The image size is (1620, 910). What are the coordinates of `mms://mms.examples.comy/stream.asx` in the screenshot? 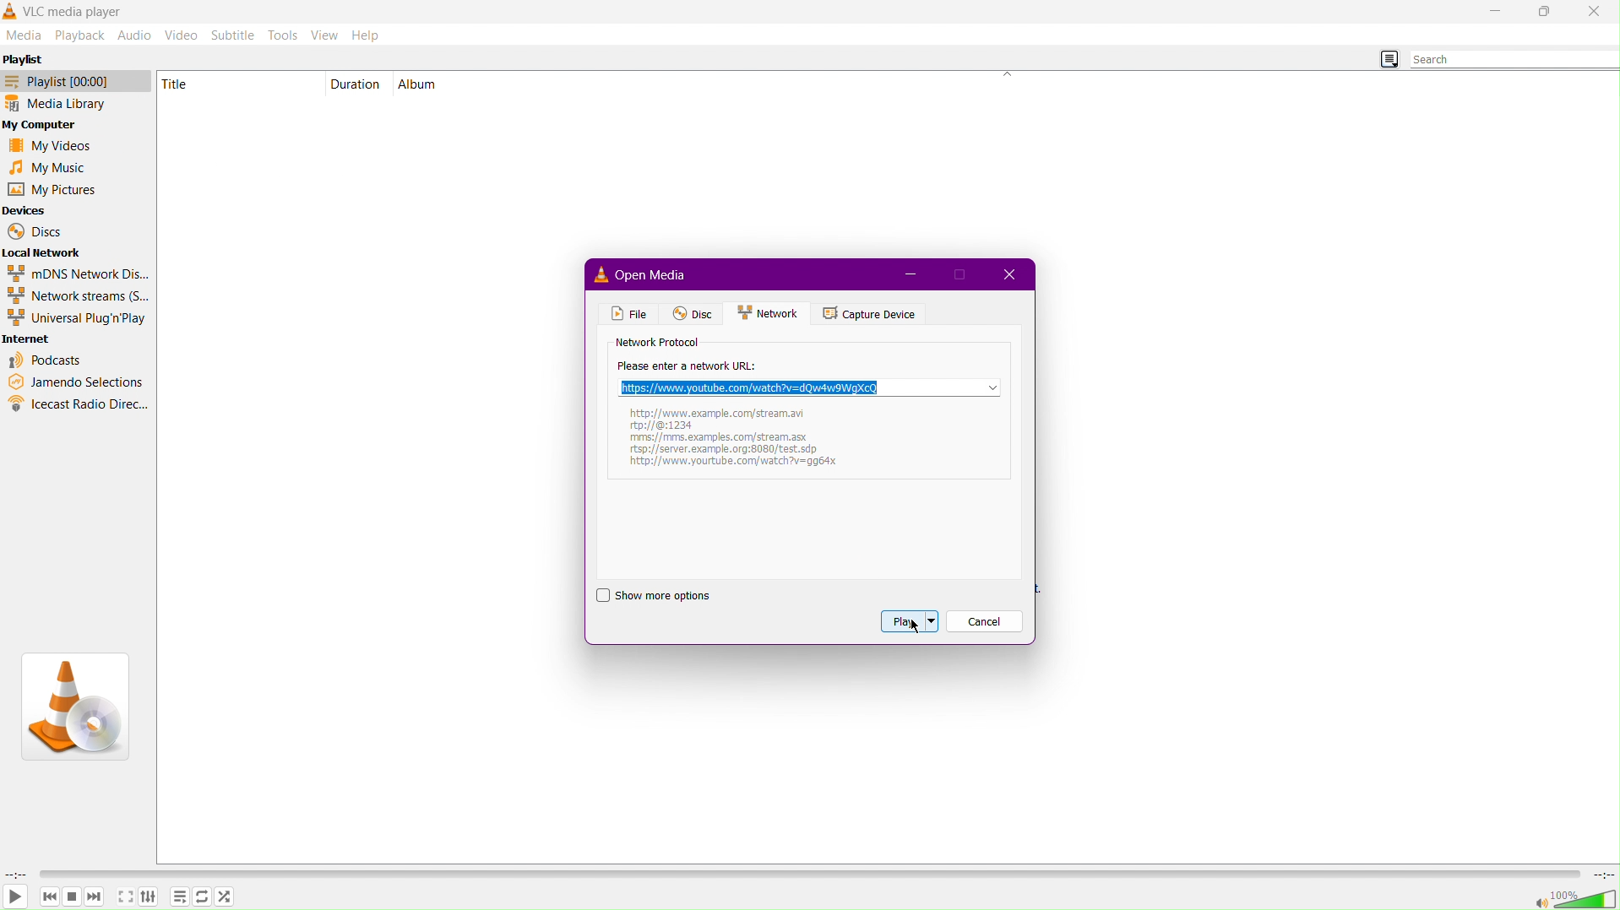 It's located at (723, 438).